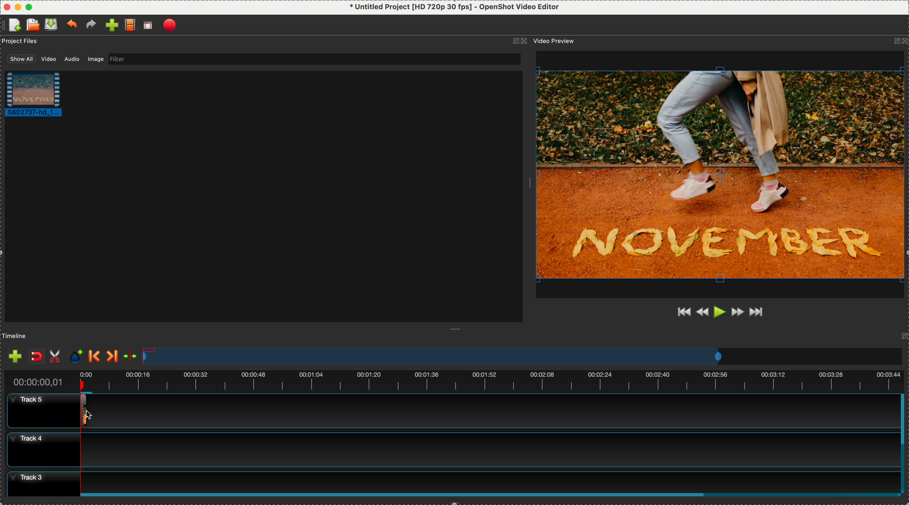  I want to click on center the timeline on the playhead, so click(131, 356).